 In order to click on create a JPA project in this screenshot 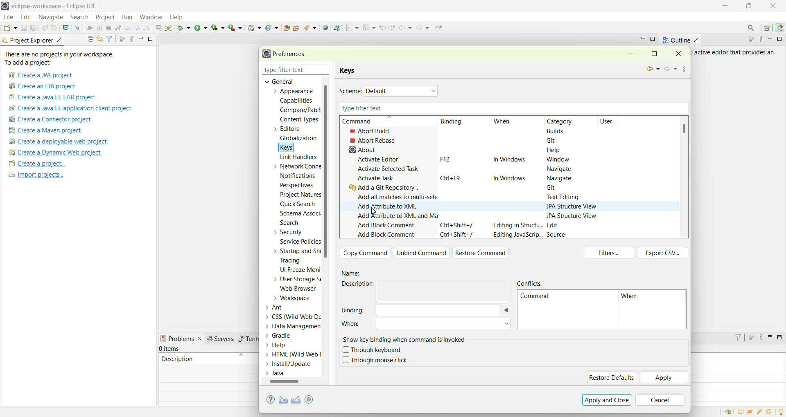, I will do `click(40, 75)`.